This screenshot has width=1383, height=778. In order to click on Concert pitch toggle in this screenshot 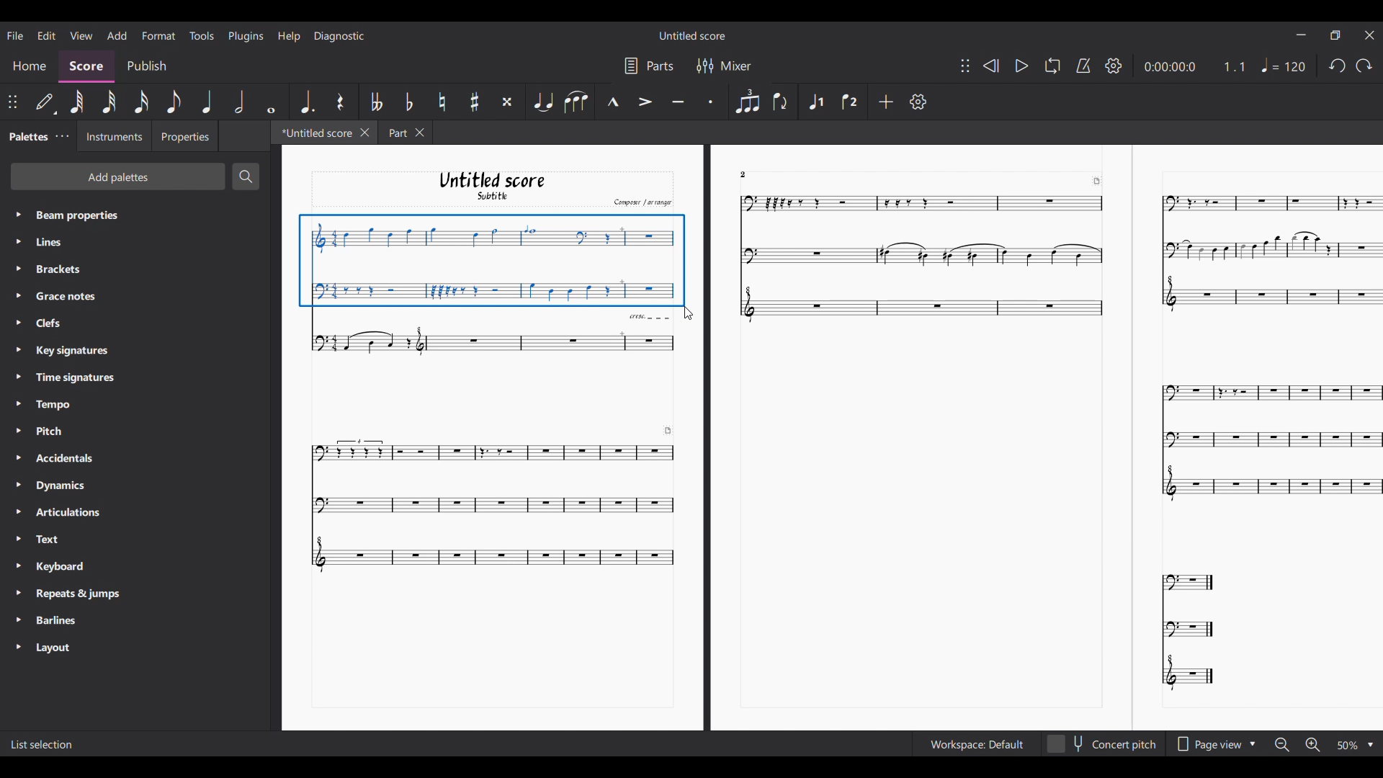, I will do `click(1102, 744)`.